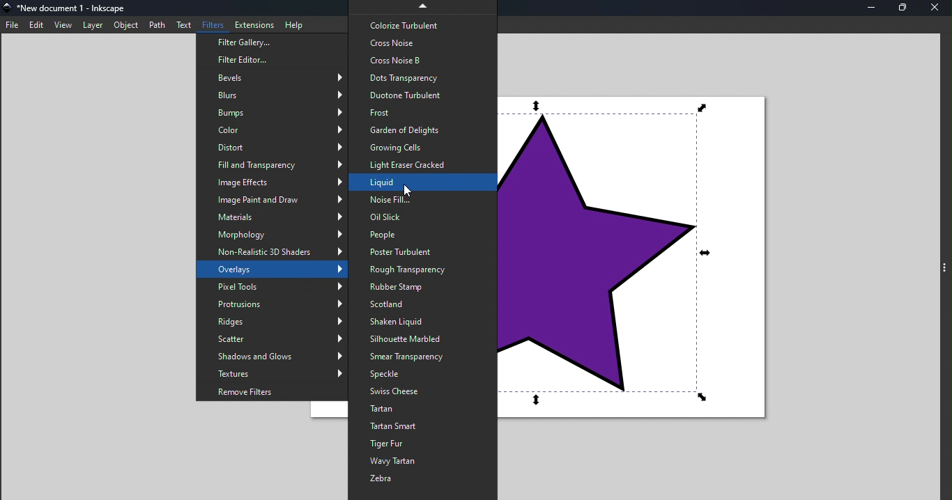 The height and width of the screenshot is (500, 952). I want to click on Dots transparency, so click(421, 77).